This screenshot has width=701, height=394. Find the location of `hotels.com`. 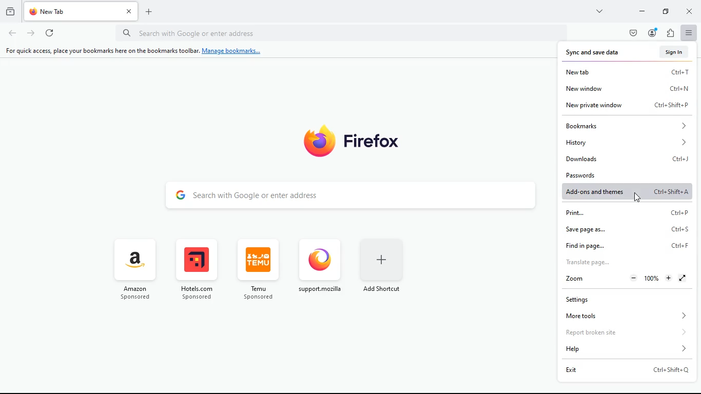

hotels.com is located at coordinates (196, 271).